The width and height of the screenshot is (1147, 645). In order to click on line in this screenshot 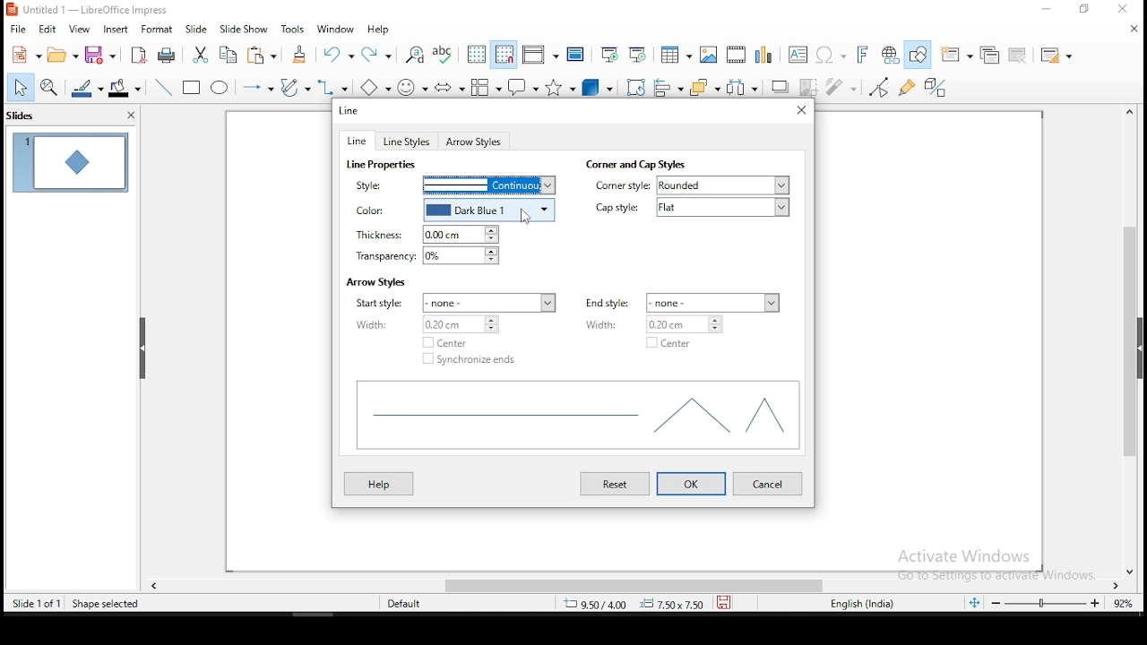, I will do `click(164, 87)`.